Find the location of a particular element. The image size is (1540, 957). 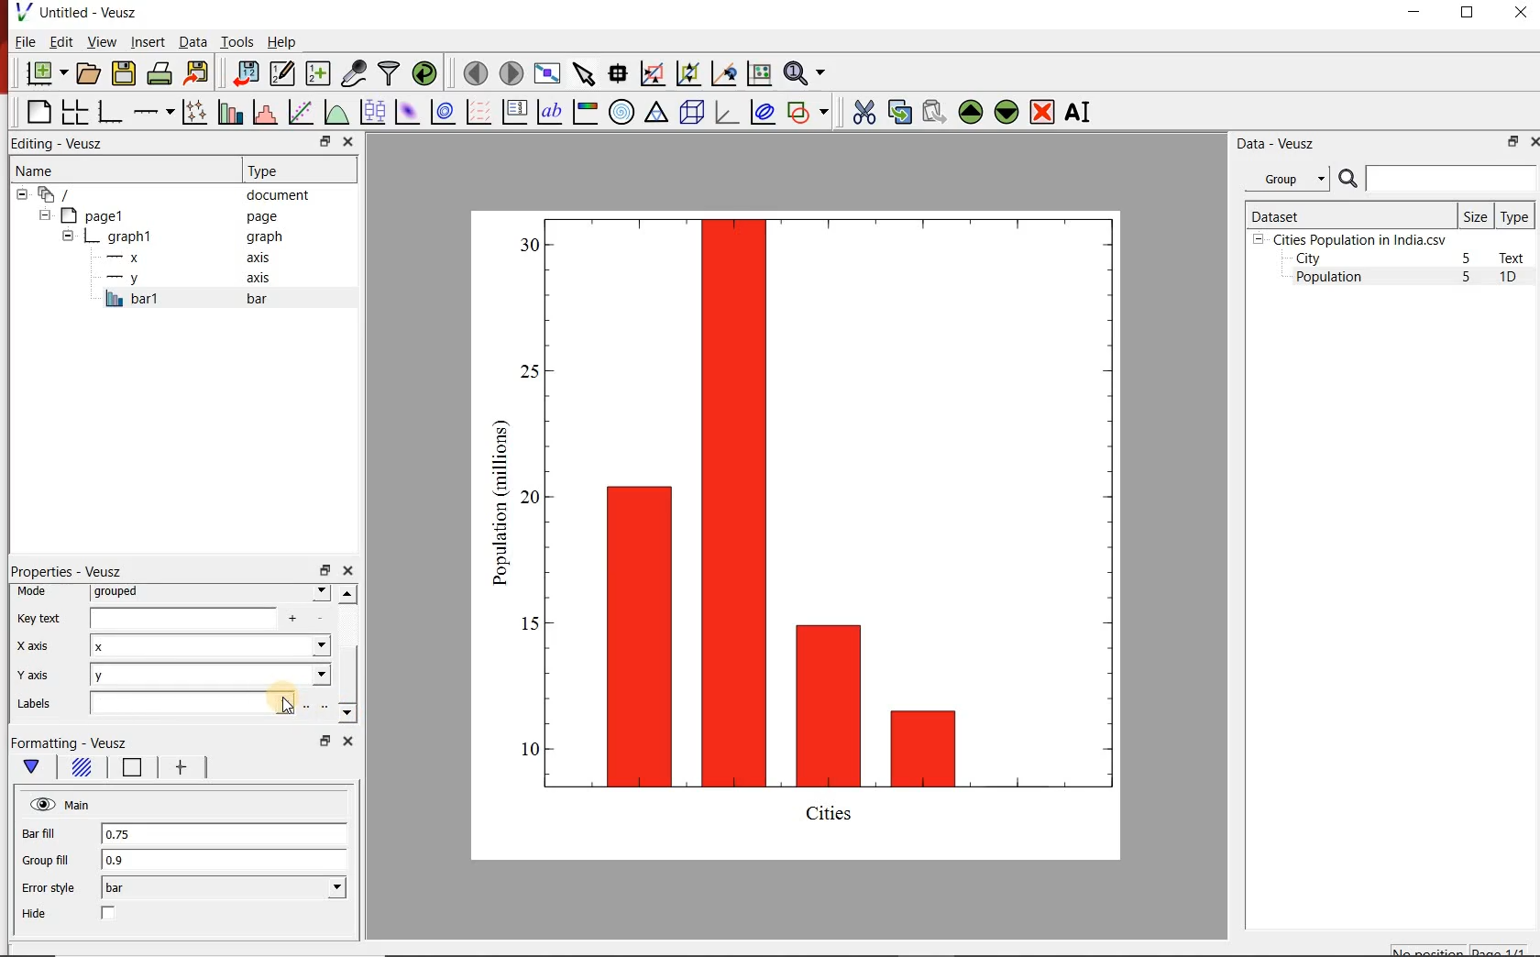

Name is located at coordinates (104, 170).